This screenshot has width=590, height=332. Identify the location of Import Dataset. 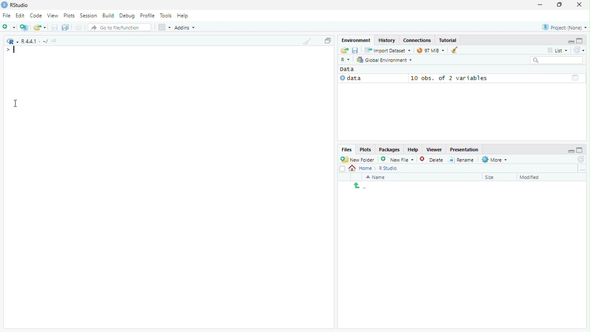
(387, 51).